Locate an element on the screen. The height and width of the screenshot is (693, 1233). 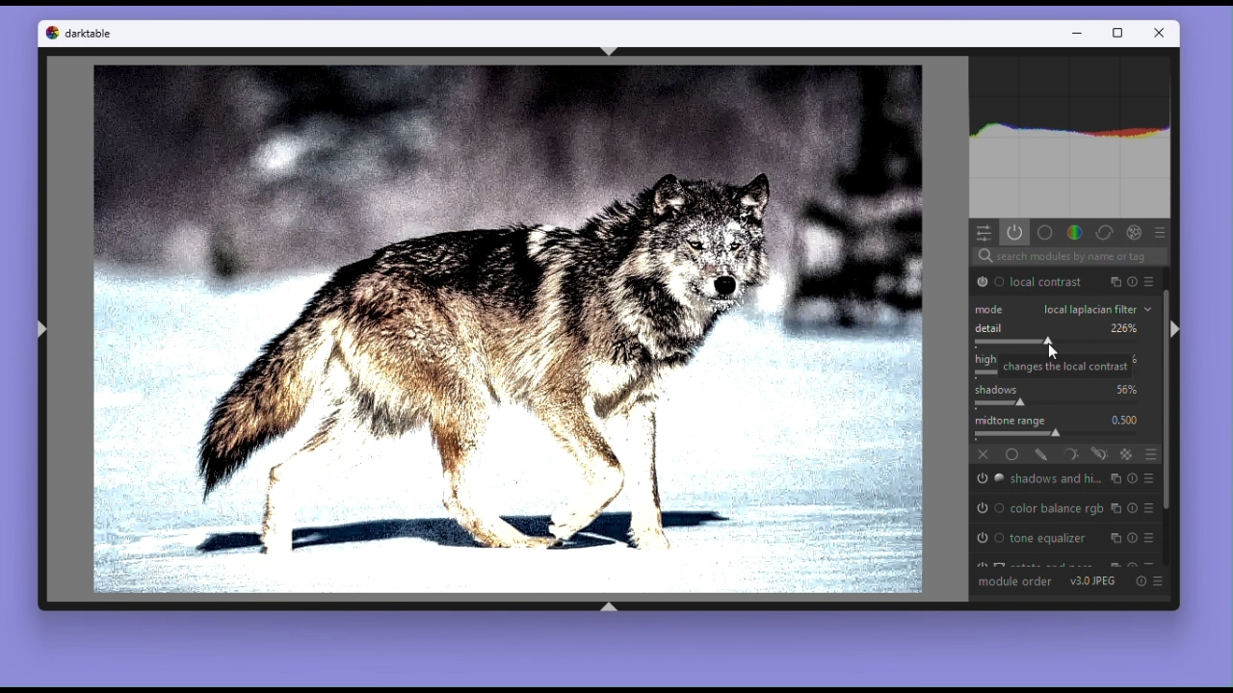
'tone equalizer' is switched off is located at coordinates (986, 540).